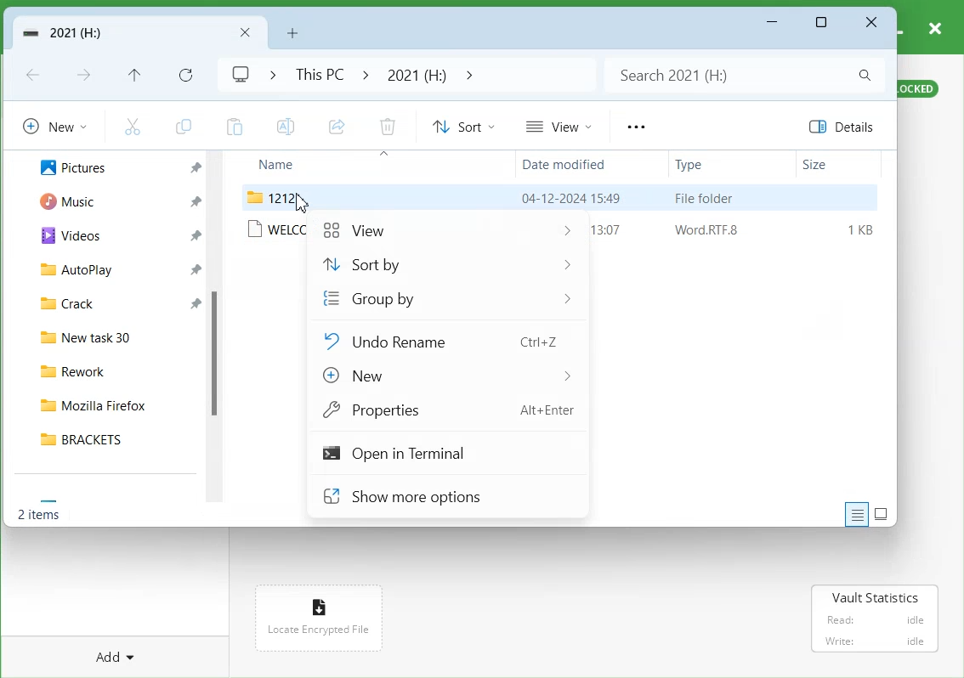 This screenshot has height=678, width=964. I want to click on Undo Rename, so click(448, 342).